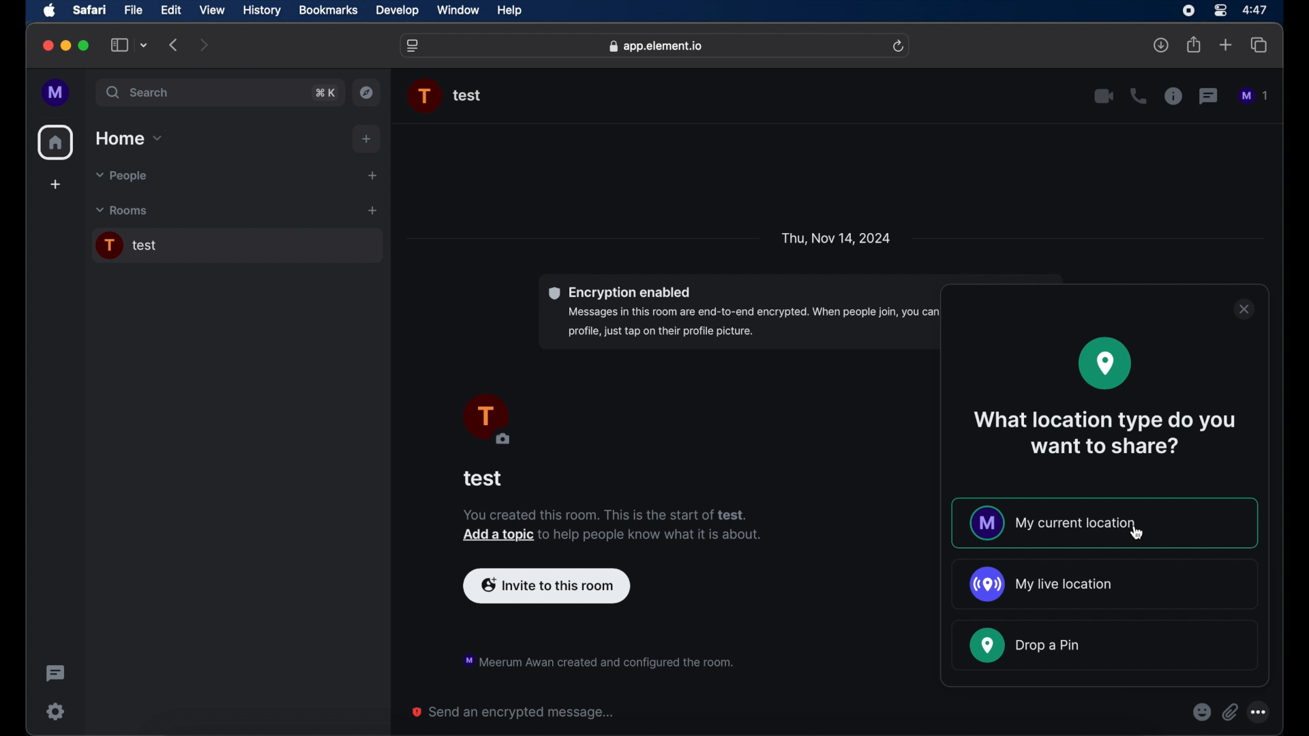 The height and width of the screenshot is (736, 1309). I want to click on help, so click(510, 11).